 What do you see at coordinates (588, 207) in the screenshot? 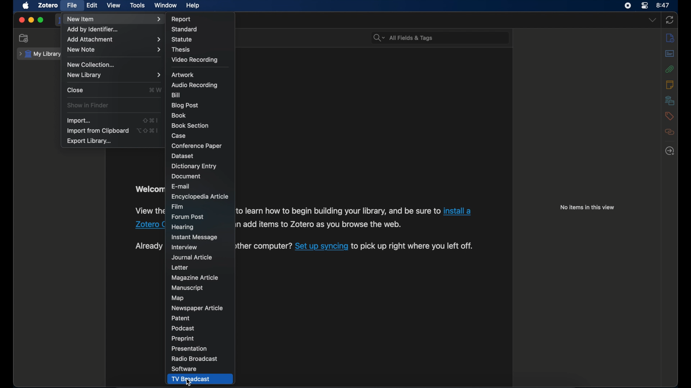
I see `no items in this view` at bounding box center [588, 207].